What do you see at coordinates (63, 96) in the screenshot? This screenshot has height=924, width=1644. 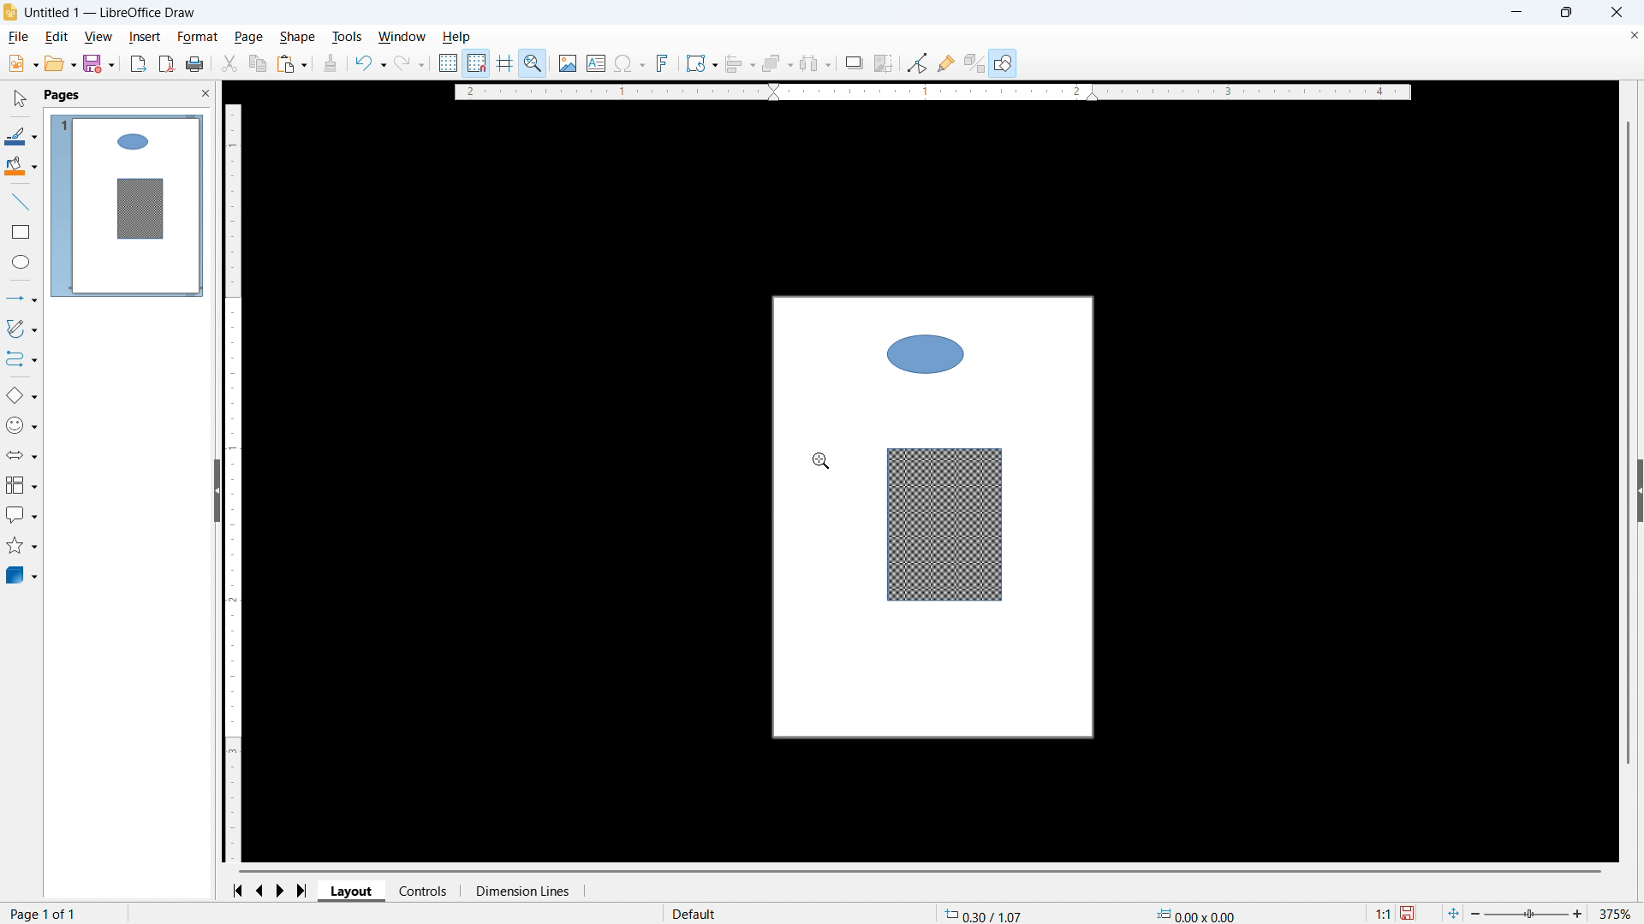 I see `pages ` at bounding box center [63, 96].